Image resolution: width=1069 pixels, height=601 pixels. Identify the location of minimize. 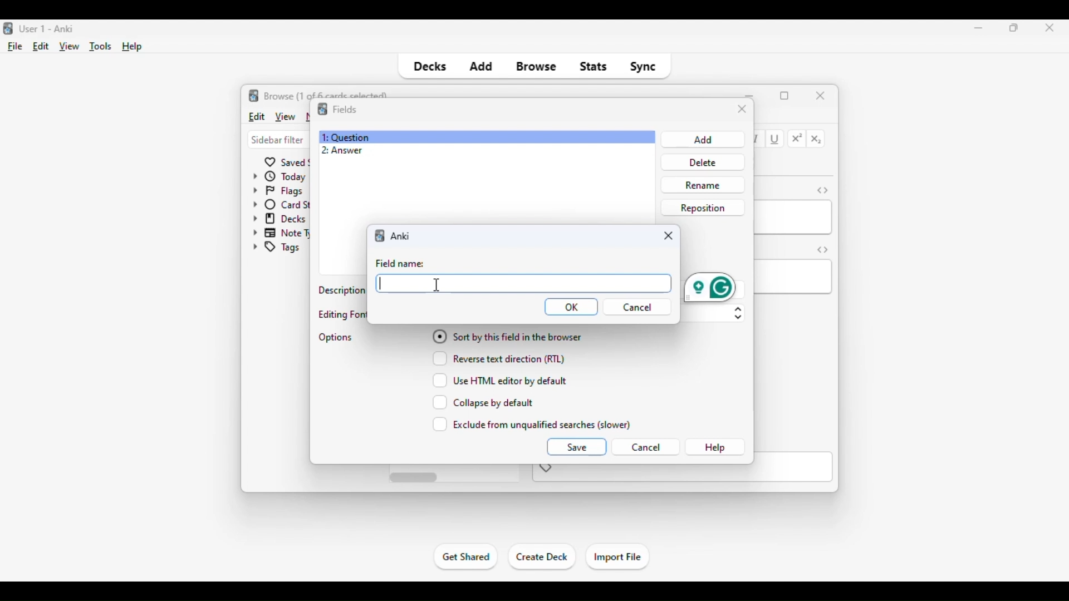
(751, 95).